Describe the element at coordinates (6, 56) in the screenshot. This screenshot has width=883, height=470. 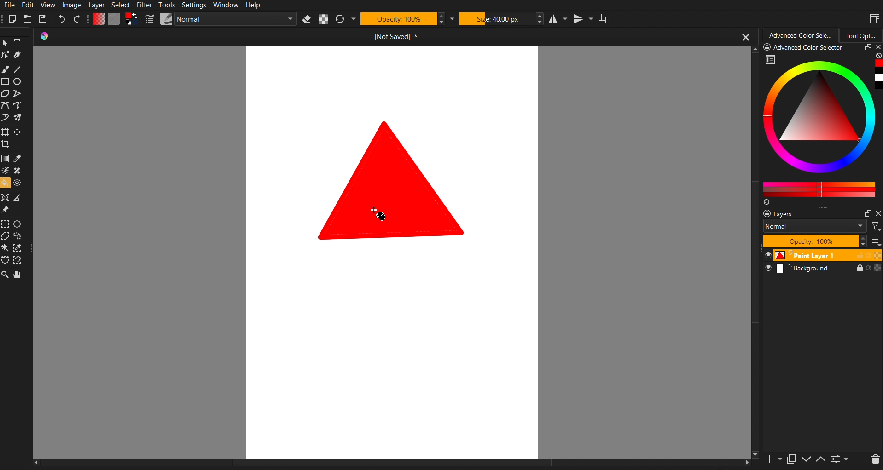
I see `edit shapes tool` at that location.